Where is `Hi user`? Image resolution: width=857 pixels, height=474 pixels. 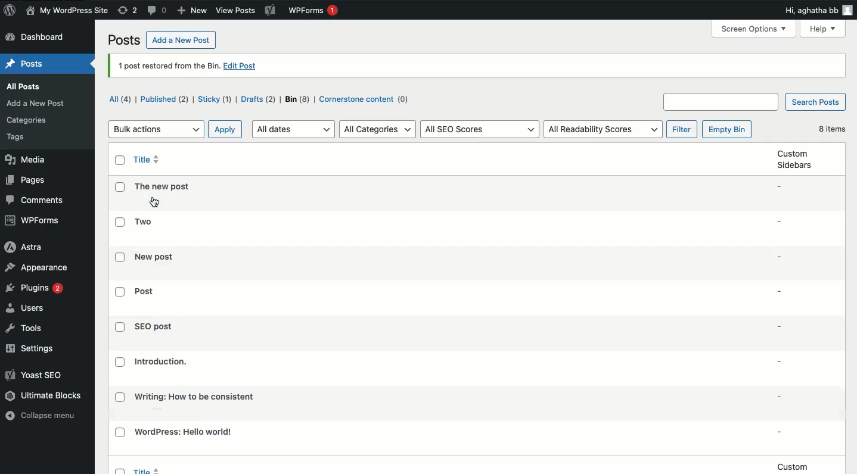
Hi user is located at coordinates (818, 10).